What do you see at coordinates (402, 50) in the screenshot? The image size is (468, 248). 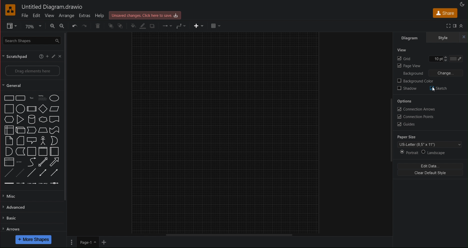 I see `View` at bounding box center [402, 50].